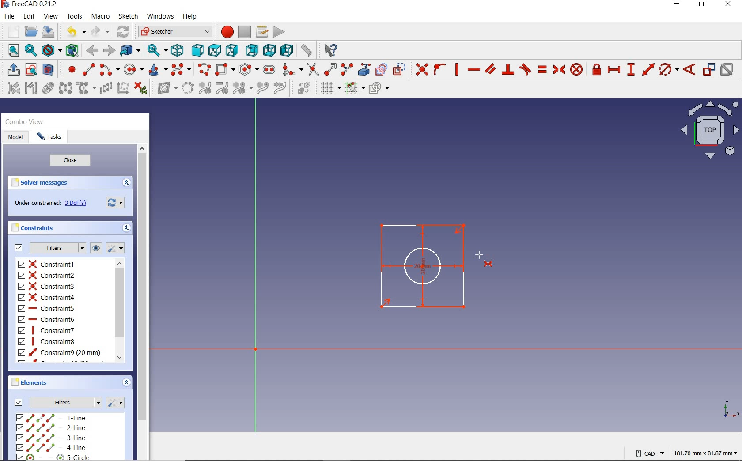  I want to click on create sketch, so click(30, 68).